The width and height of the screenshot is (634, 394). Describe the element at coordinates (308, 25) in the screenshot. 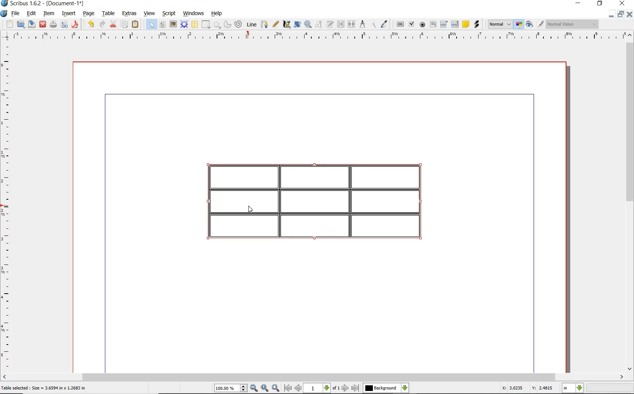

I see `zoom in and out` at that location.